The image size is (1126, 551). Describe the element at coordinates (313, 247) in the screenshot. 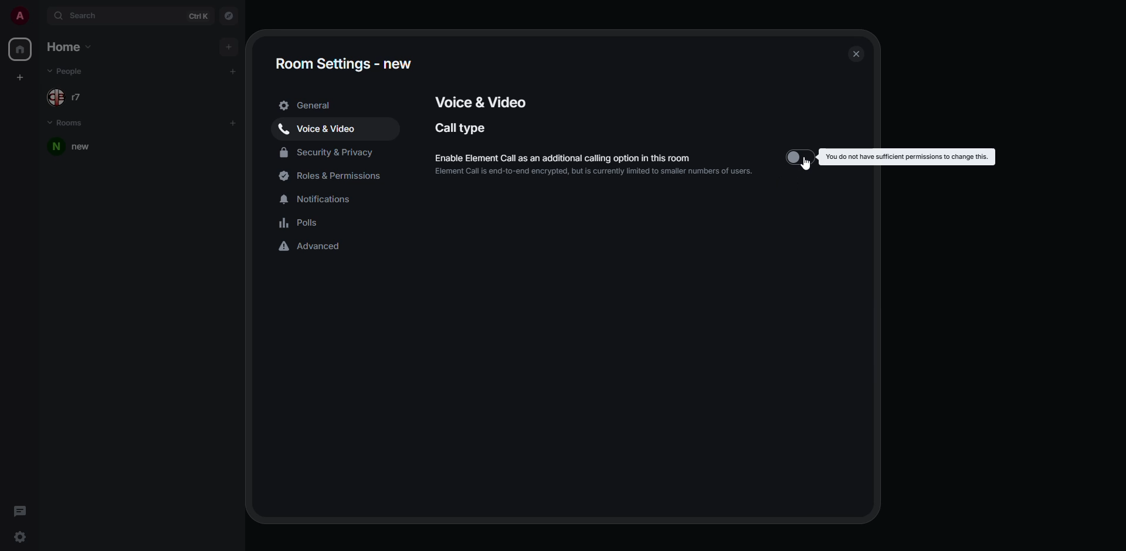

I see `advanced` at that location.